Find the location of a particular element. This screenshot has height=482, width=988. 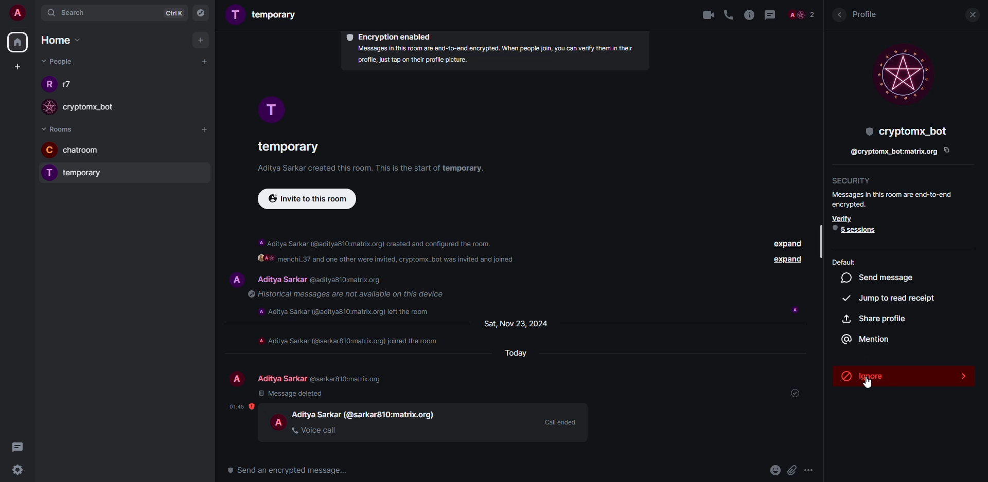

navigator is located at coordinates (202, 12).